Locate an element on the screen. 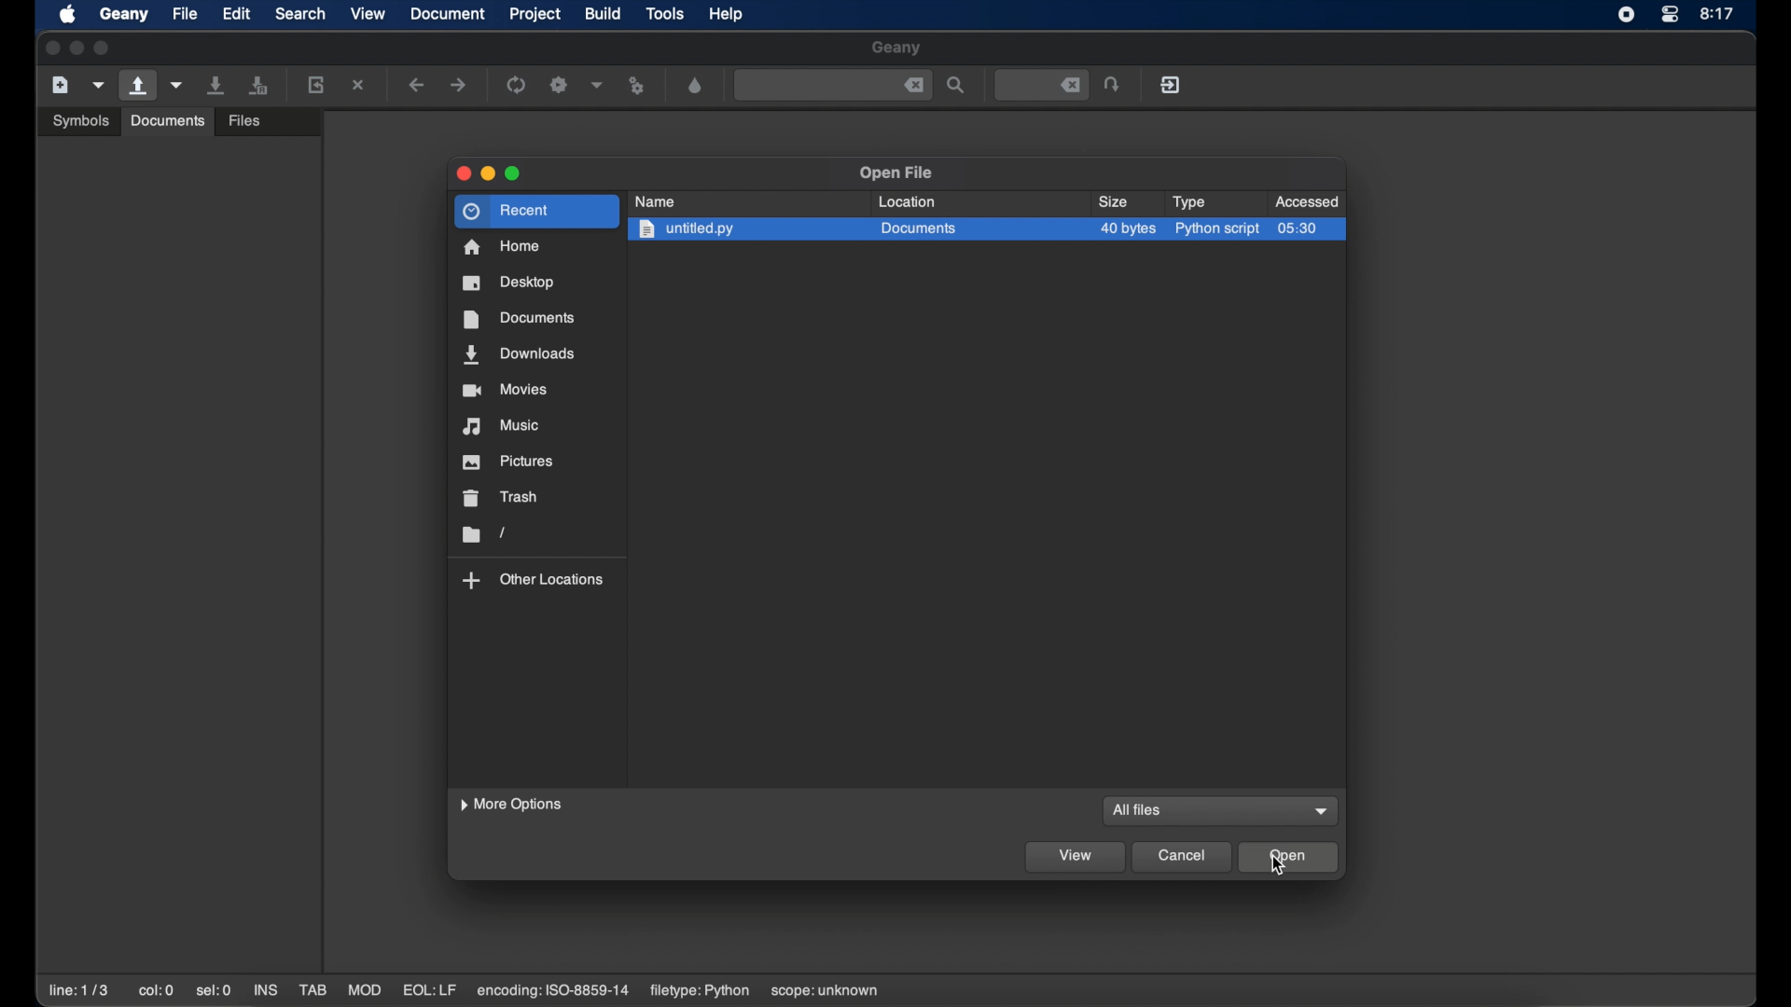 This screenshot has width=1791, height=1007. build the current file is located at coordinates (559, 85).